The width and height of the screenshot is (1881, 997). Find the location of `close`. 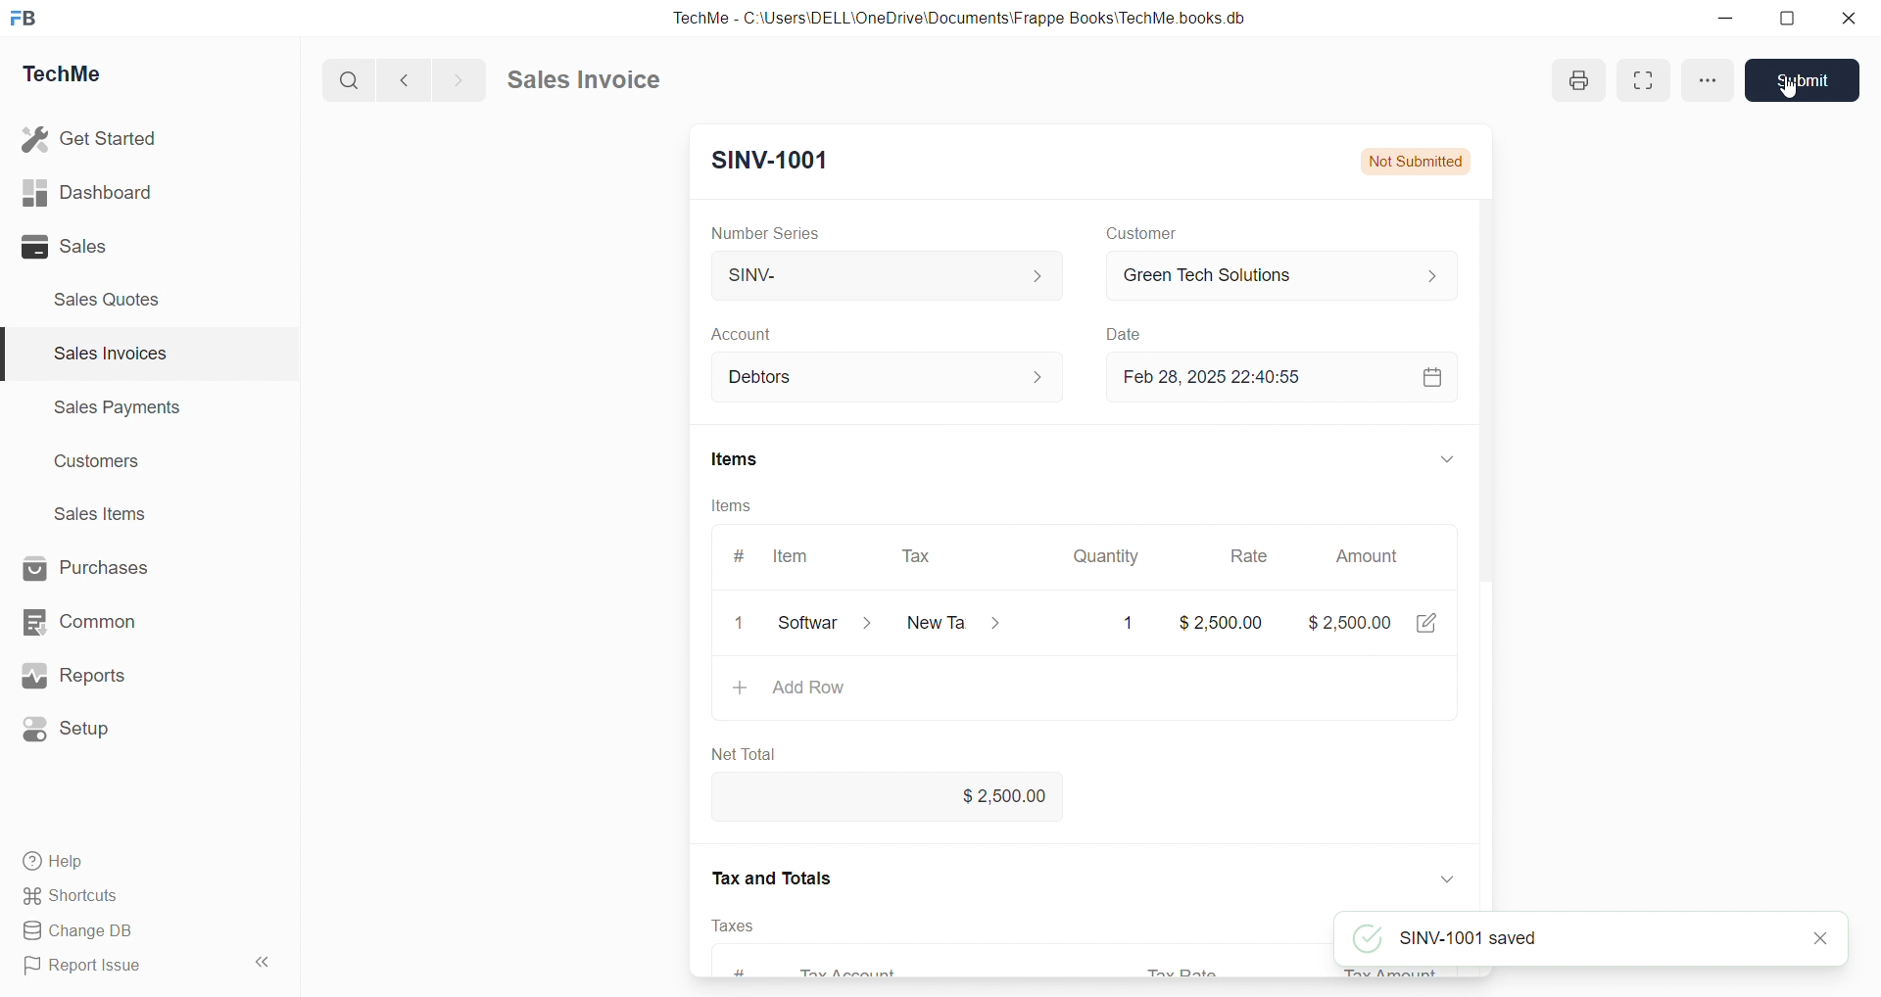

close is located at coordinates (1850, 18).